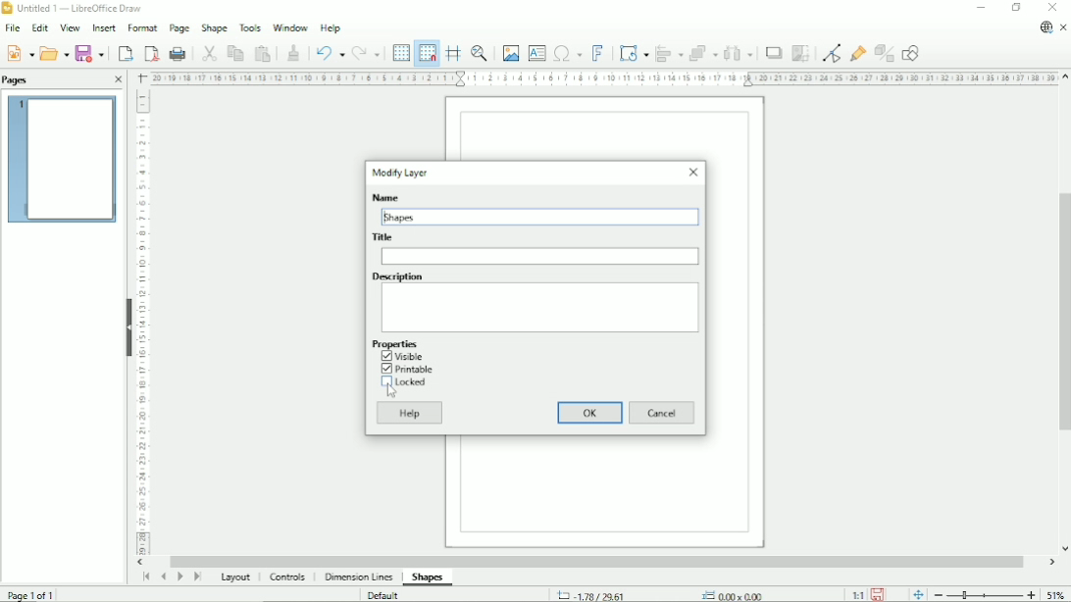 This screenshot has height=602, width=1071. I want to click on Redo, so click(367, 53).